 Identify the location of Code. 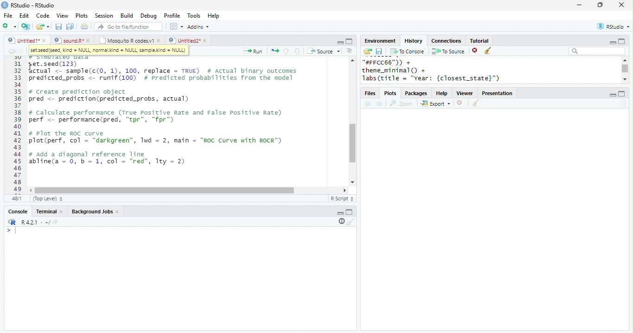
(43, 15).